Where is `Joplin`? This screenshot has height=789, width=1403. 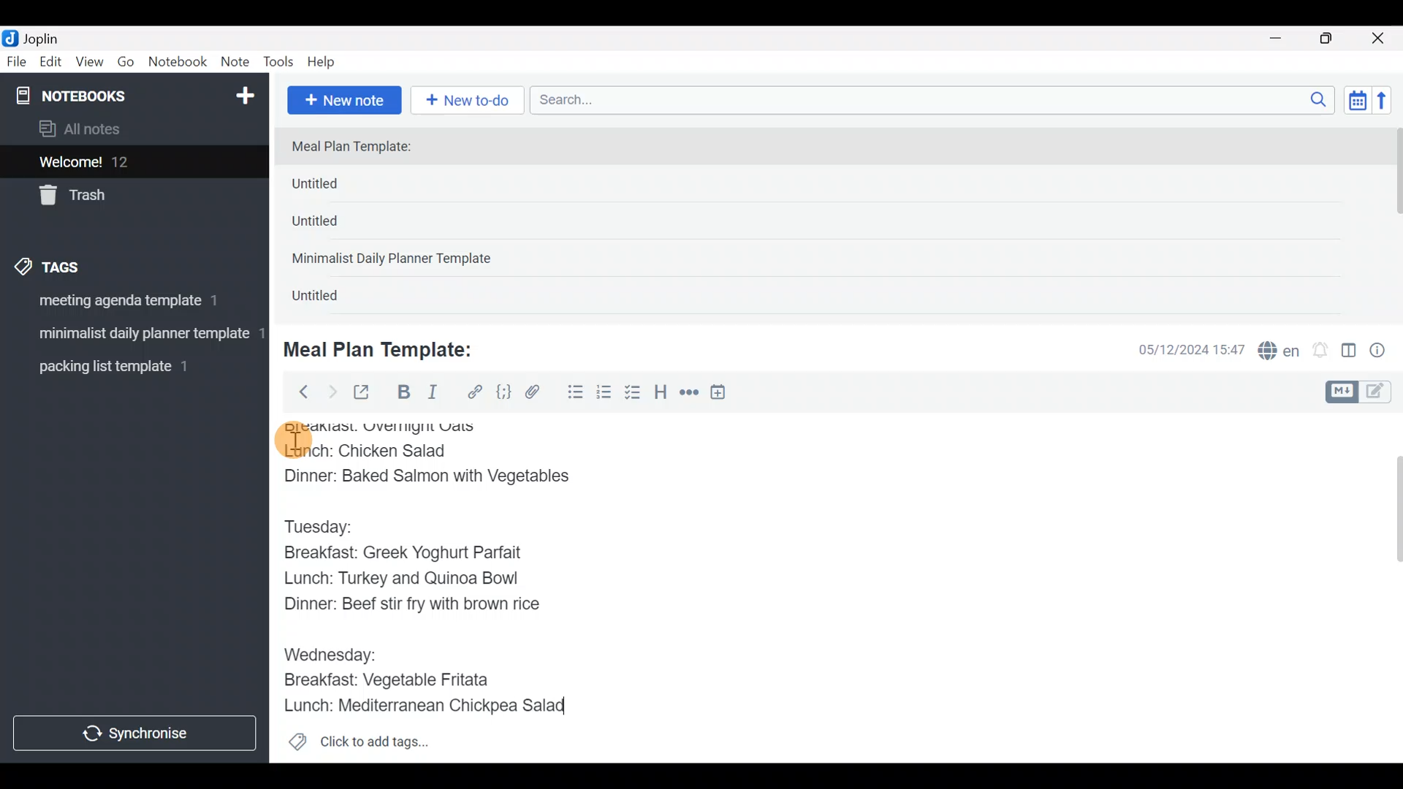 Joplin is located at coordinates (50, 37).